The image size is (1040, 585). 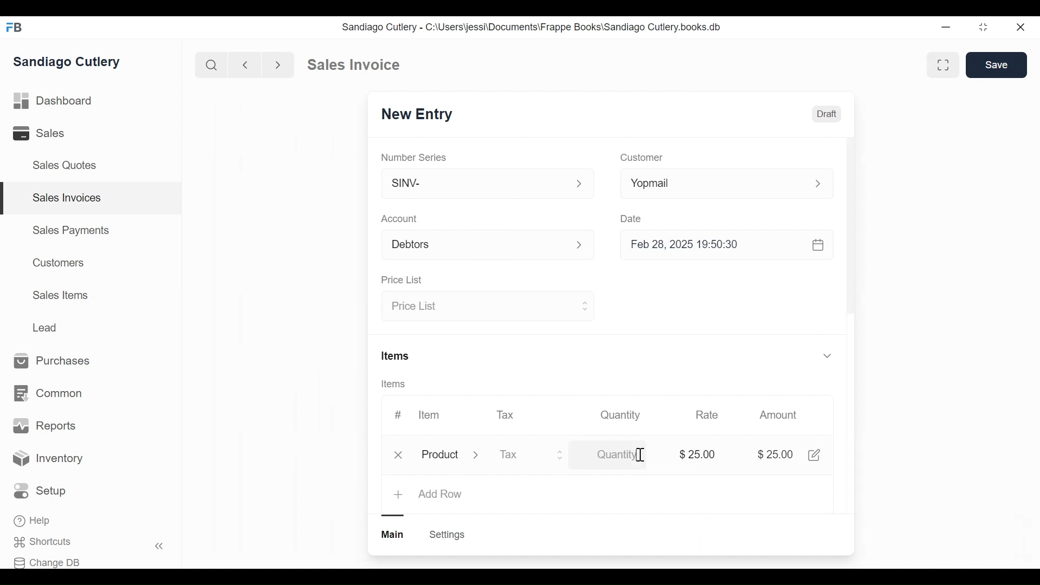 What do you see at coordinates (44, 426) in the screenshot?
I see `Reports` at bounding box center [44, 426].